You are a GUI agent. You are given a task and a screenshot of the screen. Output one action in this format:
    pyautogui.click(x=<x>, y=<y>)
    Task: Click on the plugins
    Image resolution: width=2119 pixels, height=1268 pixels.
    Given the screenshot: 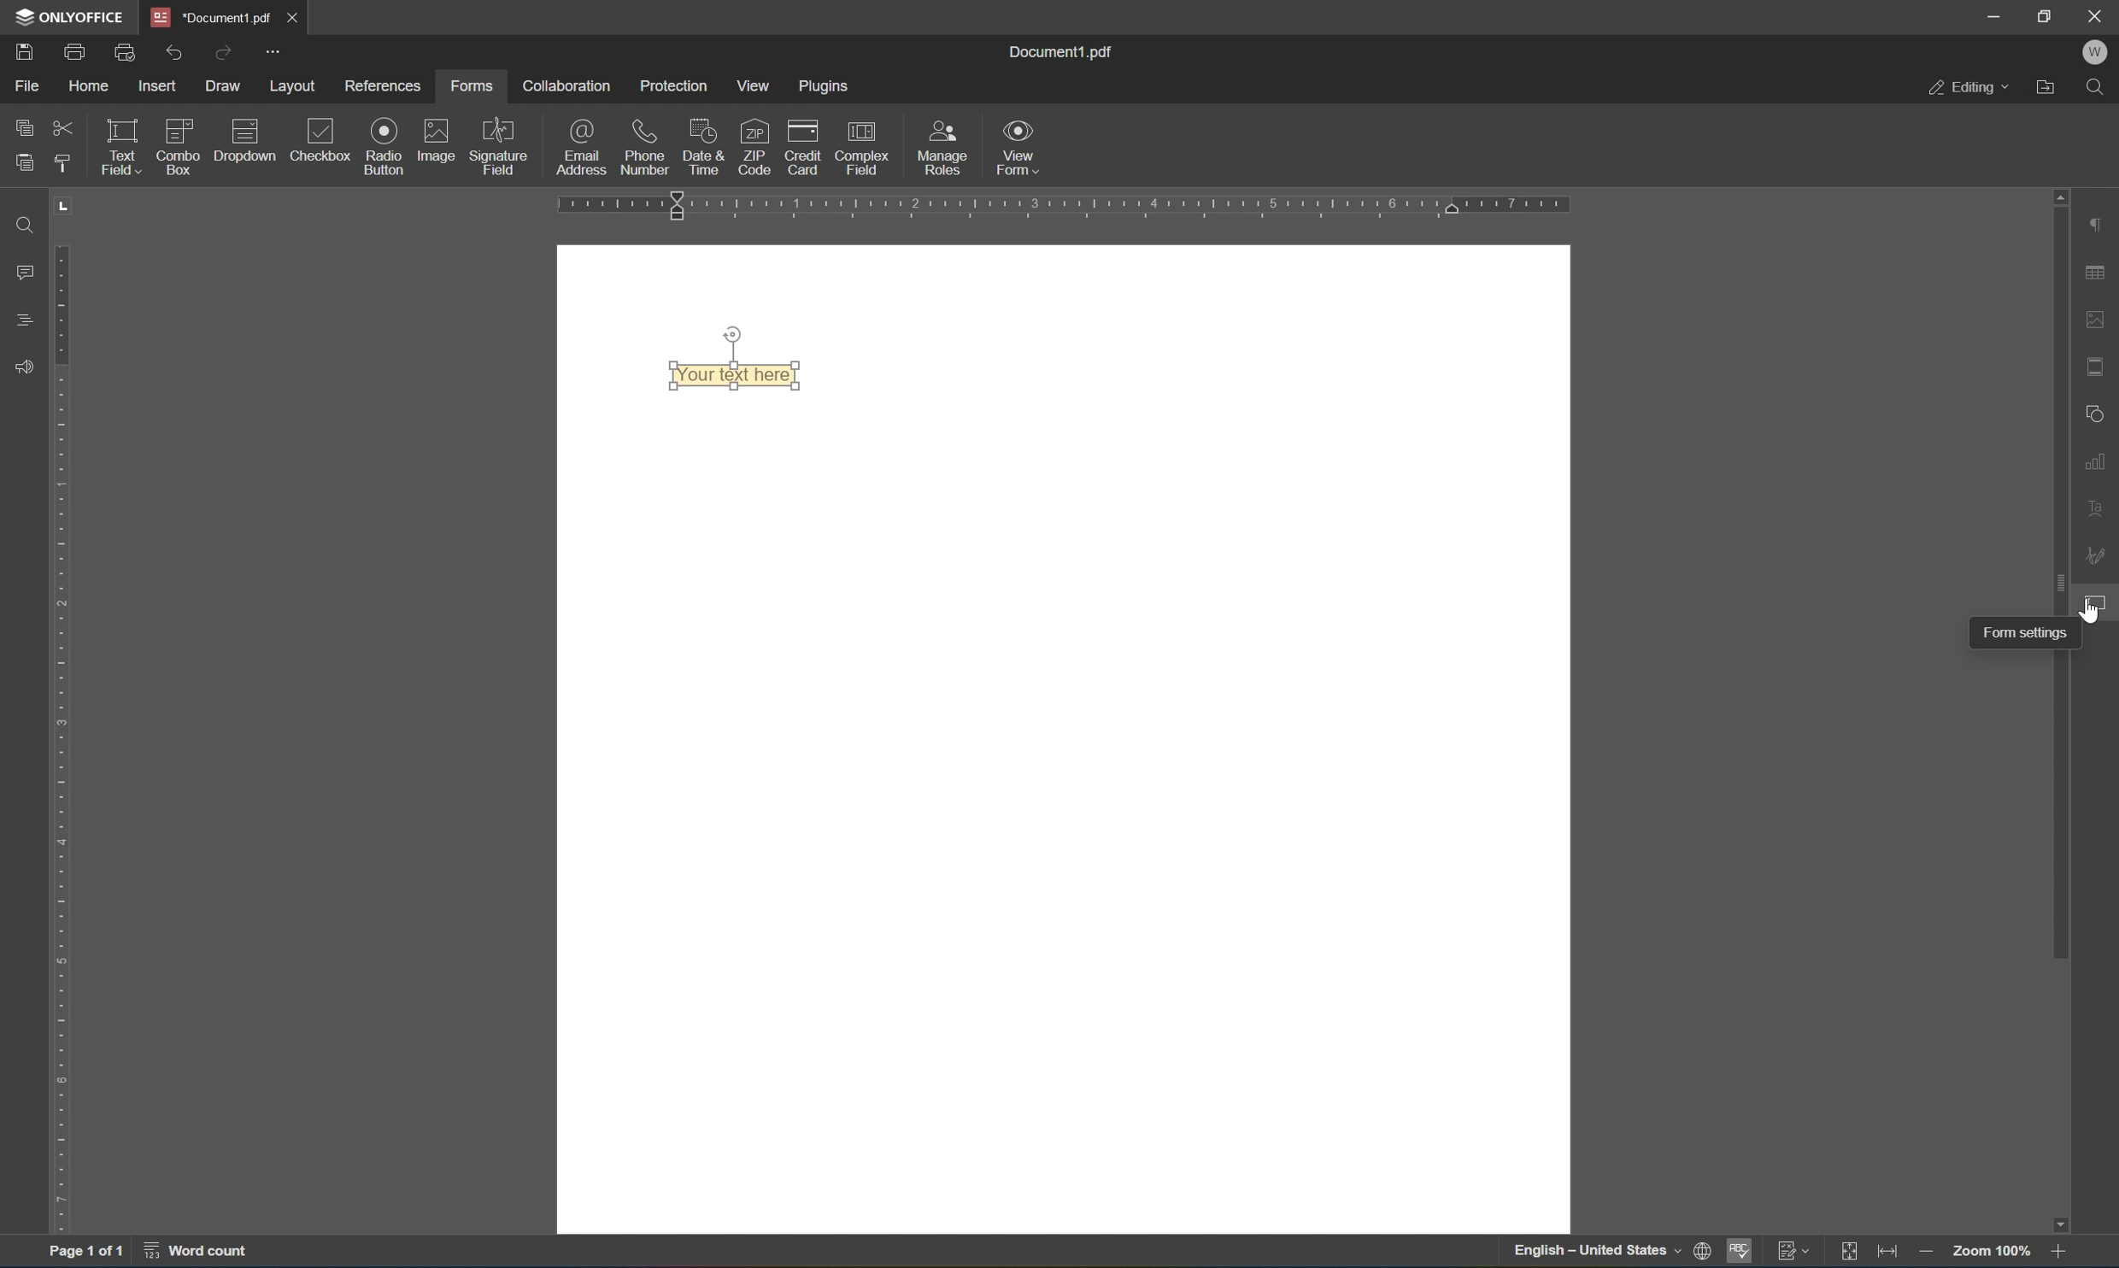 What is the action you would take?
    pyautogui.click(x=828, y=85)
    